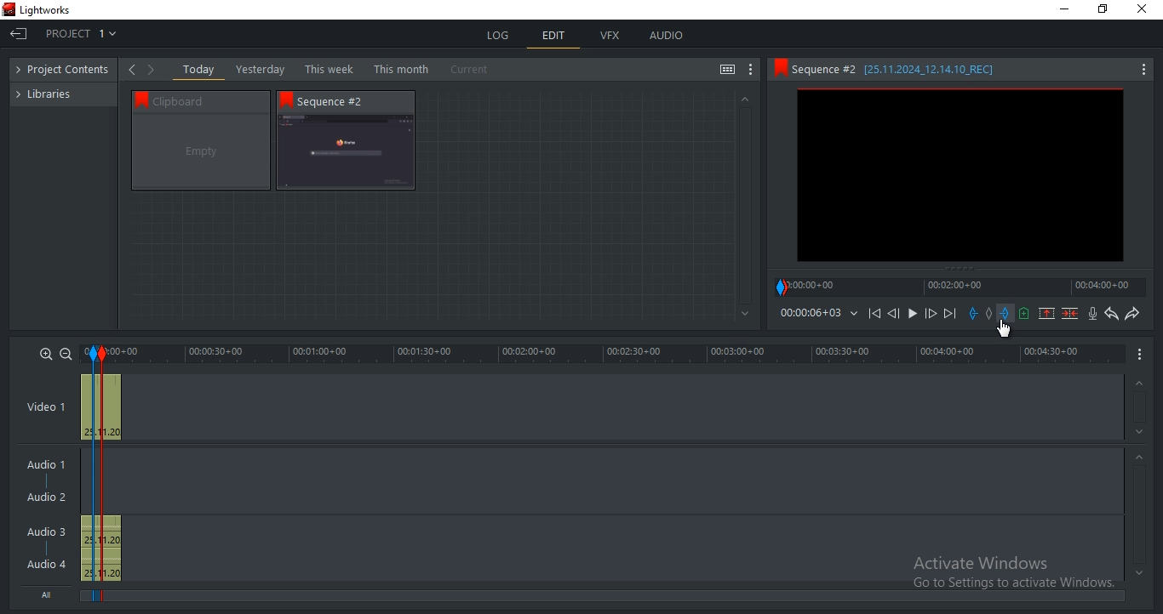 Image resolution: width=1163 pixels, height=614 pixels. Describe the element at coordinates (46, 497) in the screenshot. I see `Audio 2` at that location.